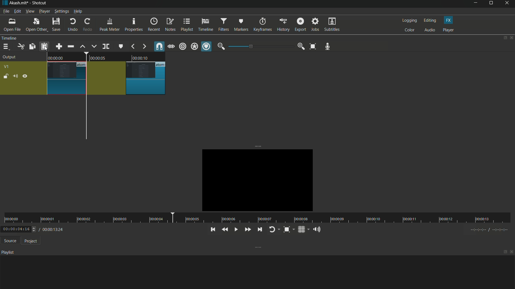  What do you see at coordinates (160, 46) in the screenshot?
I see `snap` at bounding box center [160, 46].